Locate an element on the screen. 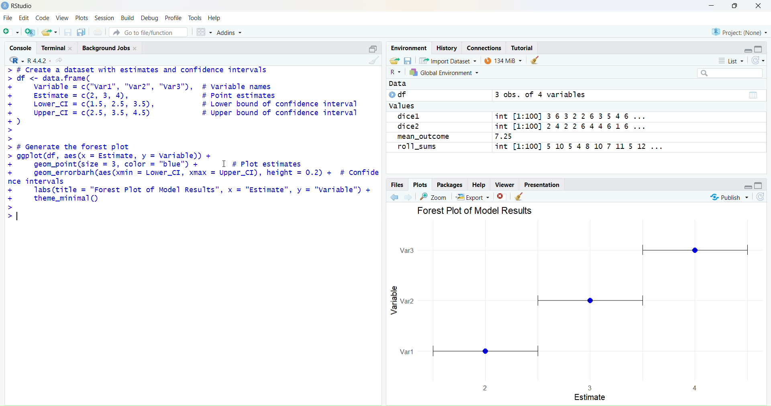 Image resolution: width=771 pixels, height=406 pixels. Viewer is located at coordinates (504, 185).